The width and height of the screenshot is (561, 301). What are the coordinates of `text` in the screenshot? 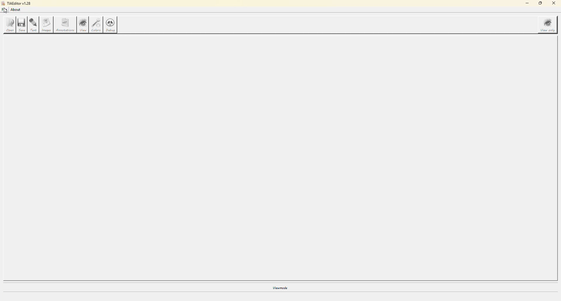 It's located at (34, 25).